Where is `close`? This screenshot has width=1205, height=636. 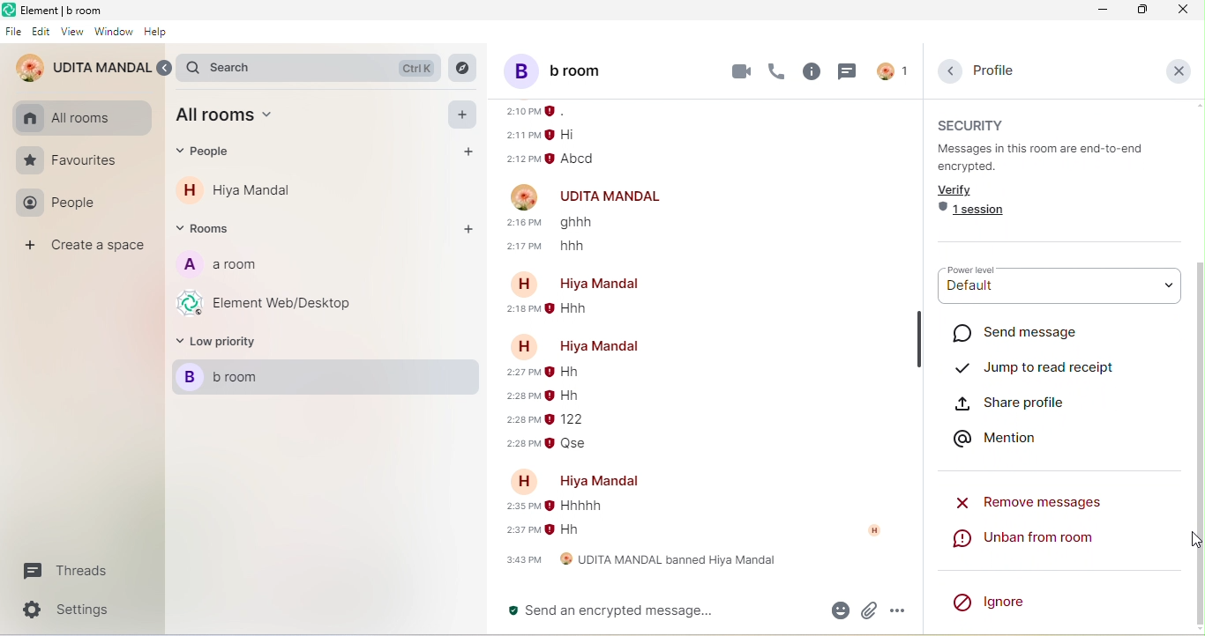 close is located at coordinates (1182, 10).